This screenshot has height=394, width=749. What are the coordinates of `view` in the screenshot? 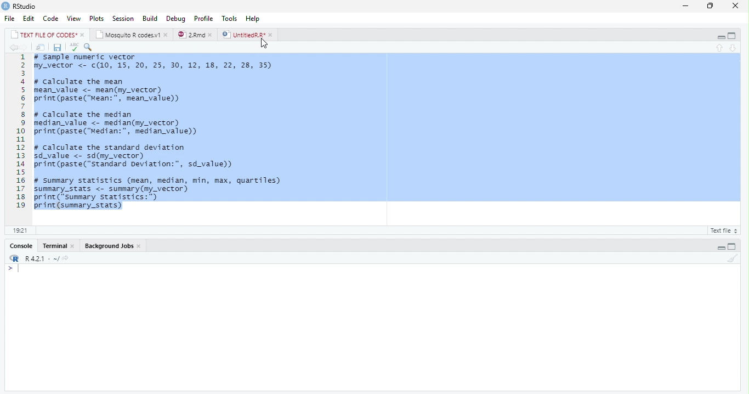 It's located at (74, 19).